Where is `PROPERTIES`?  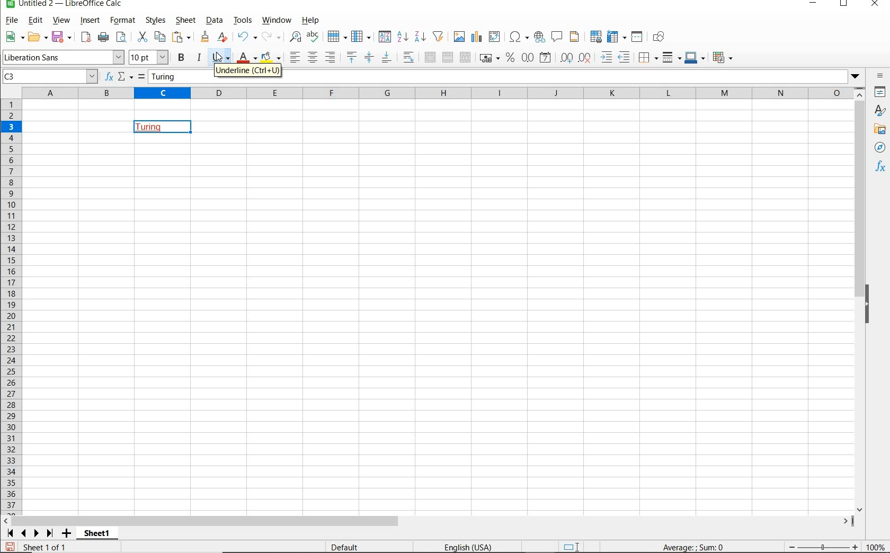
PROPERTIES is located at coordinates (881, 93).